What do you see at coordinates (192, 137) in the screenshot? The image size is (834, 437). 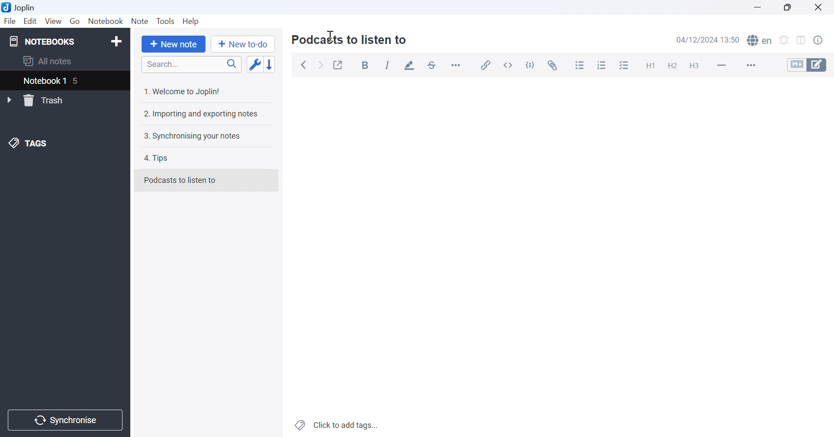 I see `3. Synchronising your notes` at bounding box center [192, 137].